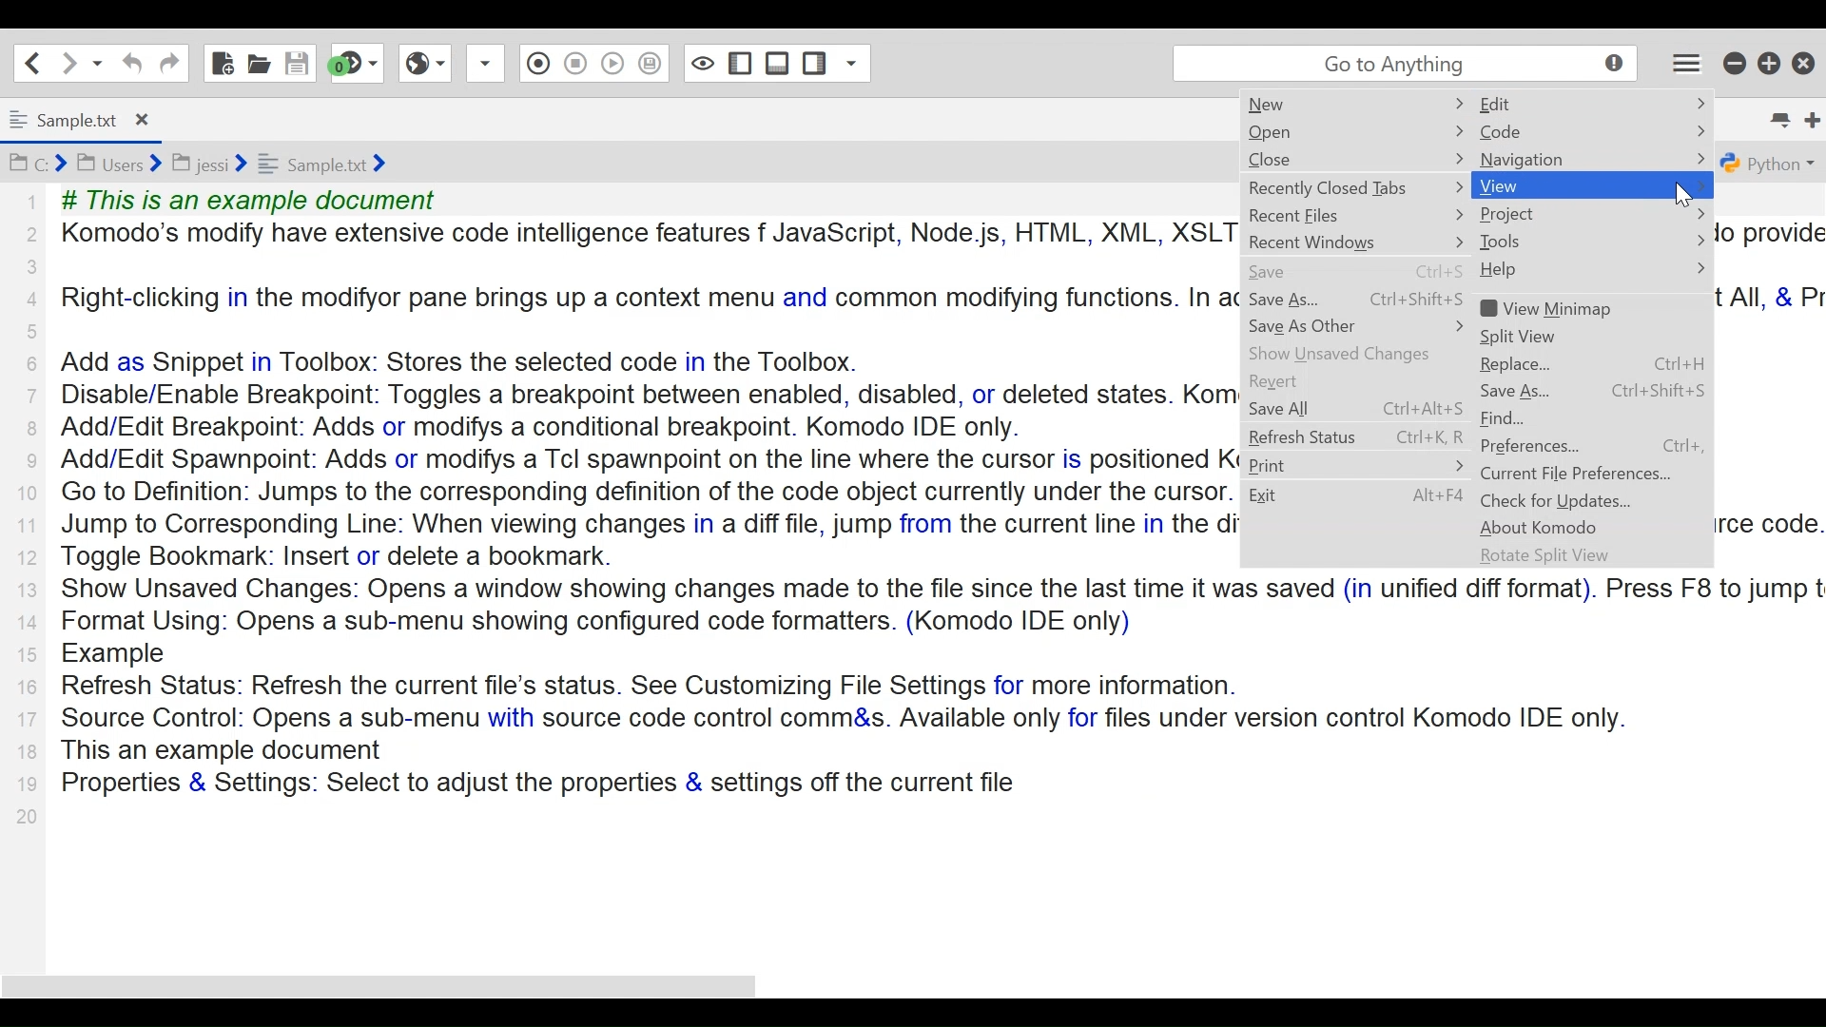 The width and height of the screenshot is (1826, 1027). What do you see at coordinates (574, 63) in the screenshot?
I see `Play Last Macro` at bounding box center [574, 63].